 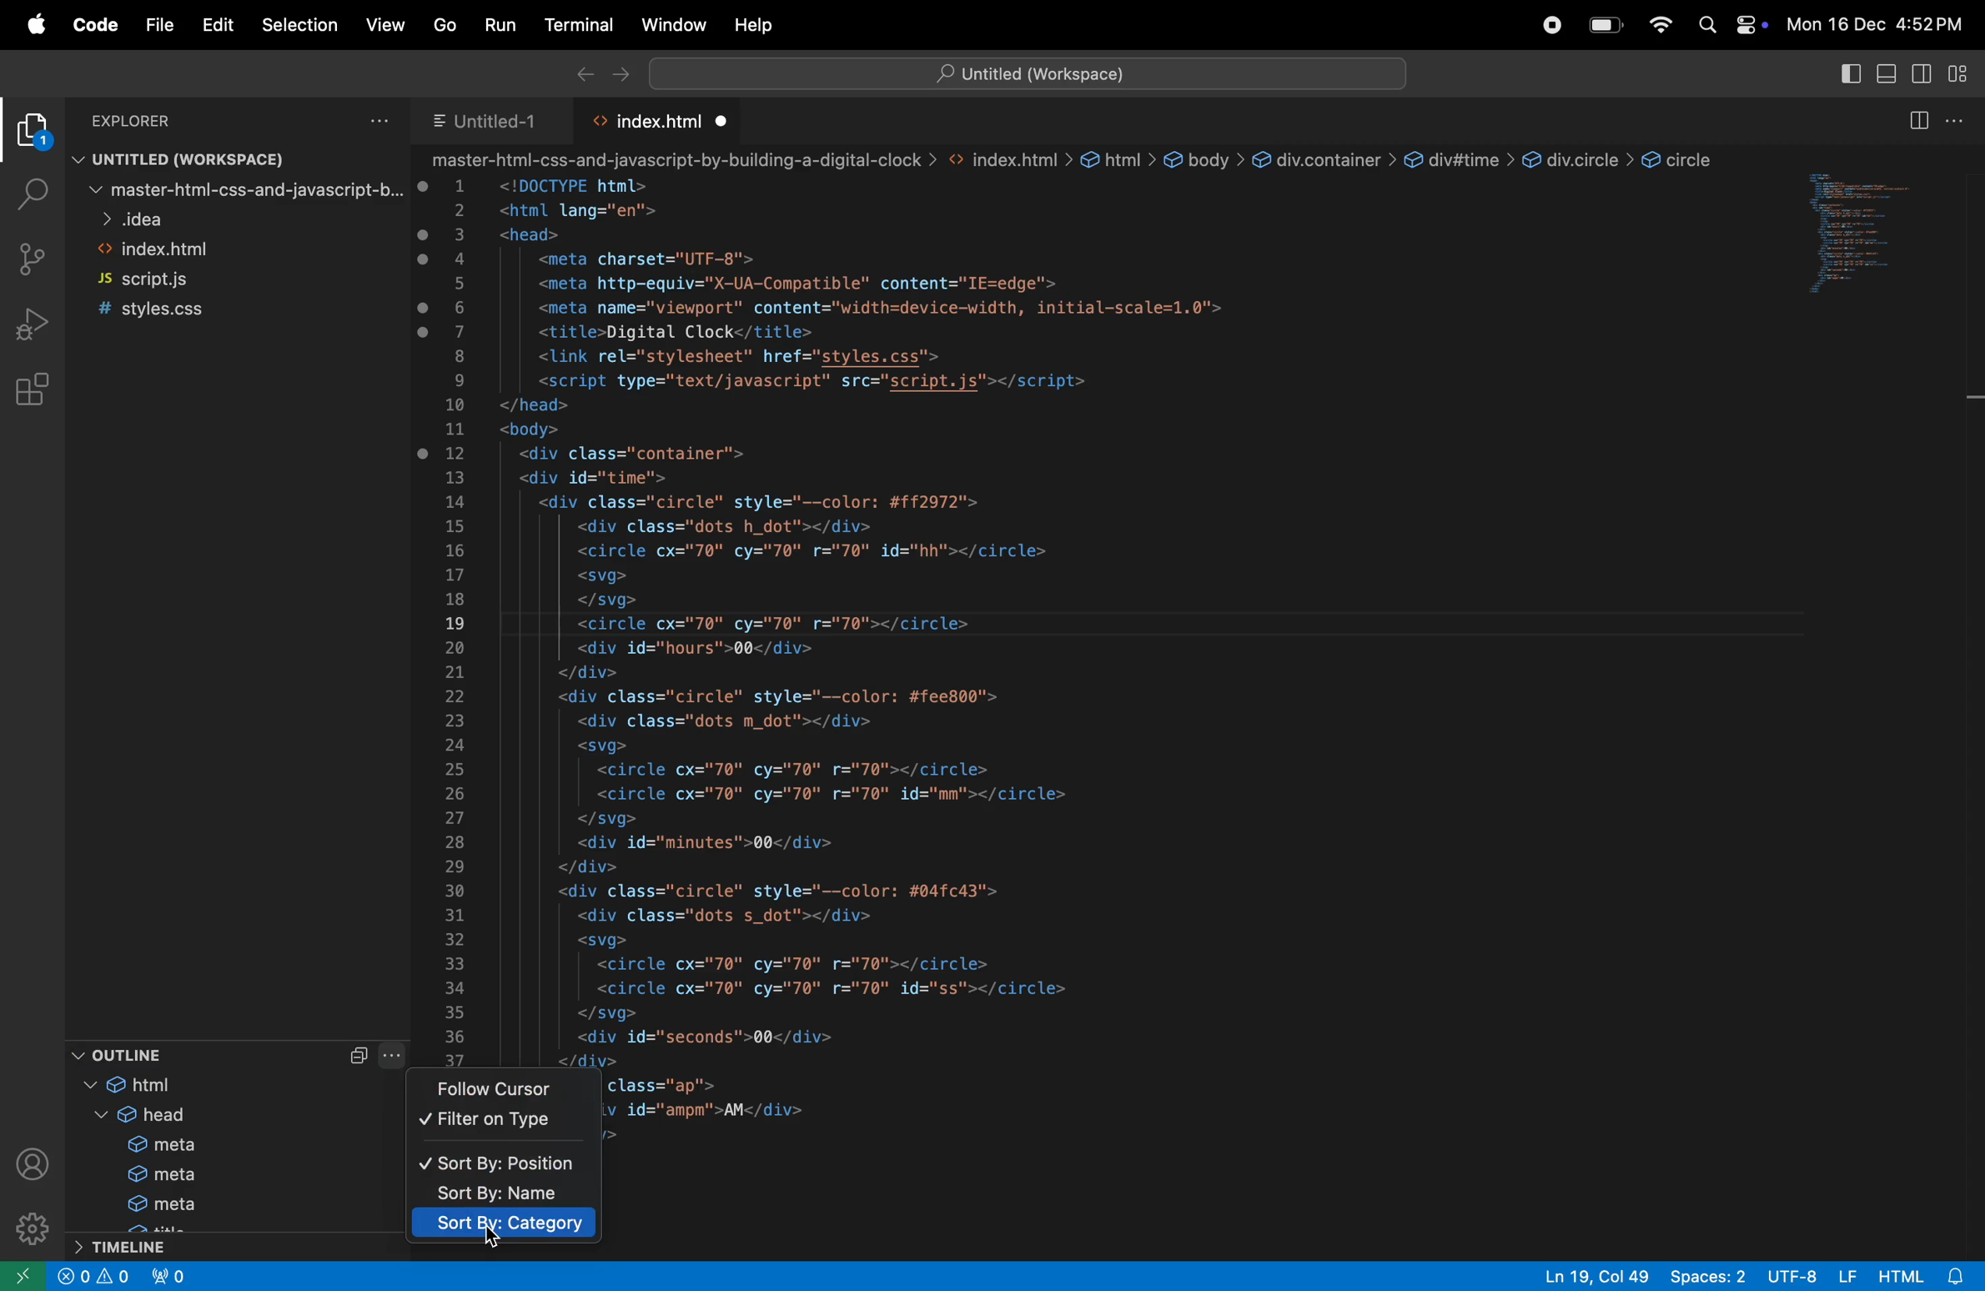 What do you see at coordinates (495, 27) in the screenshot?
I see `run` at bounding box center [495, 27].